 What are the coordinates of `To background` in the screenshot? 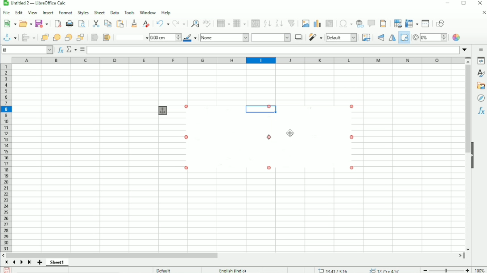 It's located at (106, 37).